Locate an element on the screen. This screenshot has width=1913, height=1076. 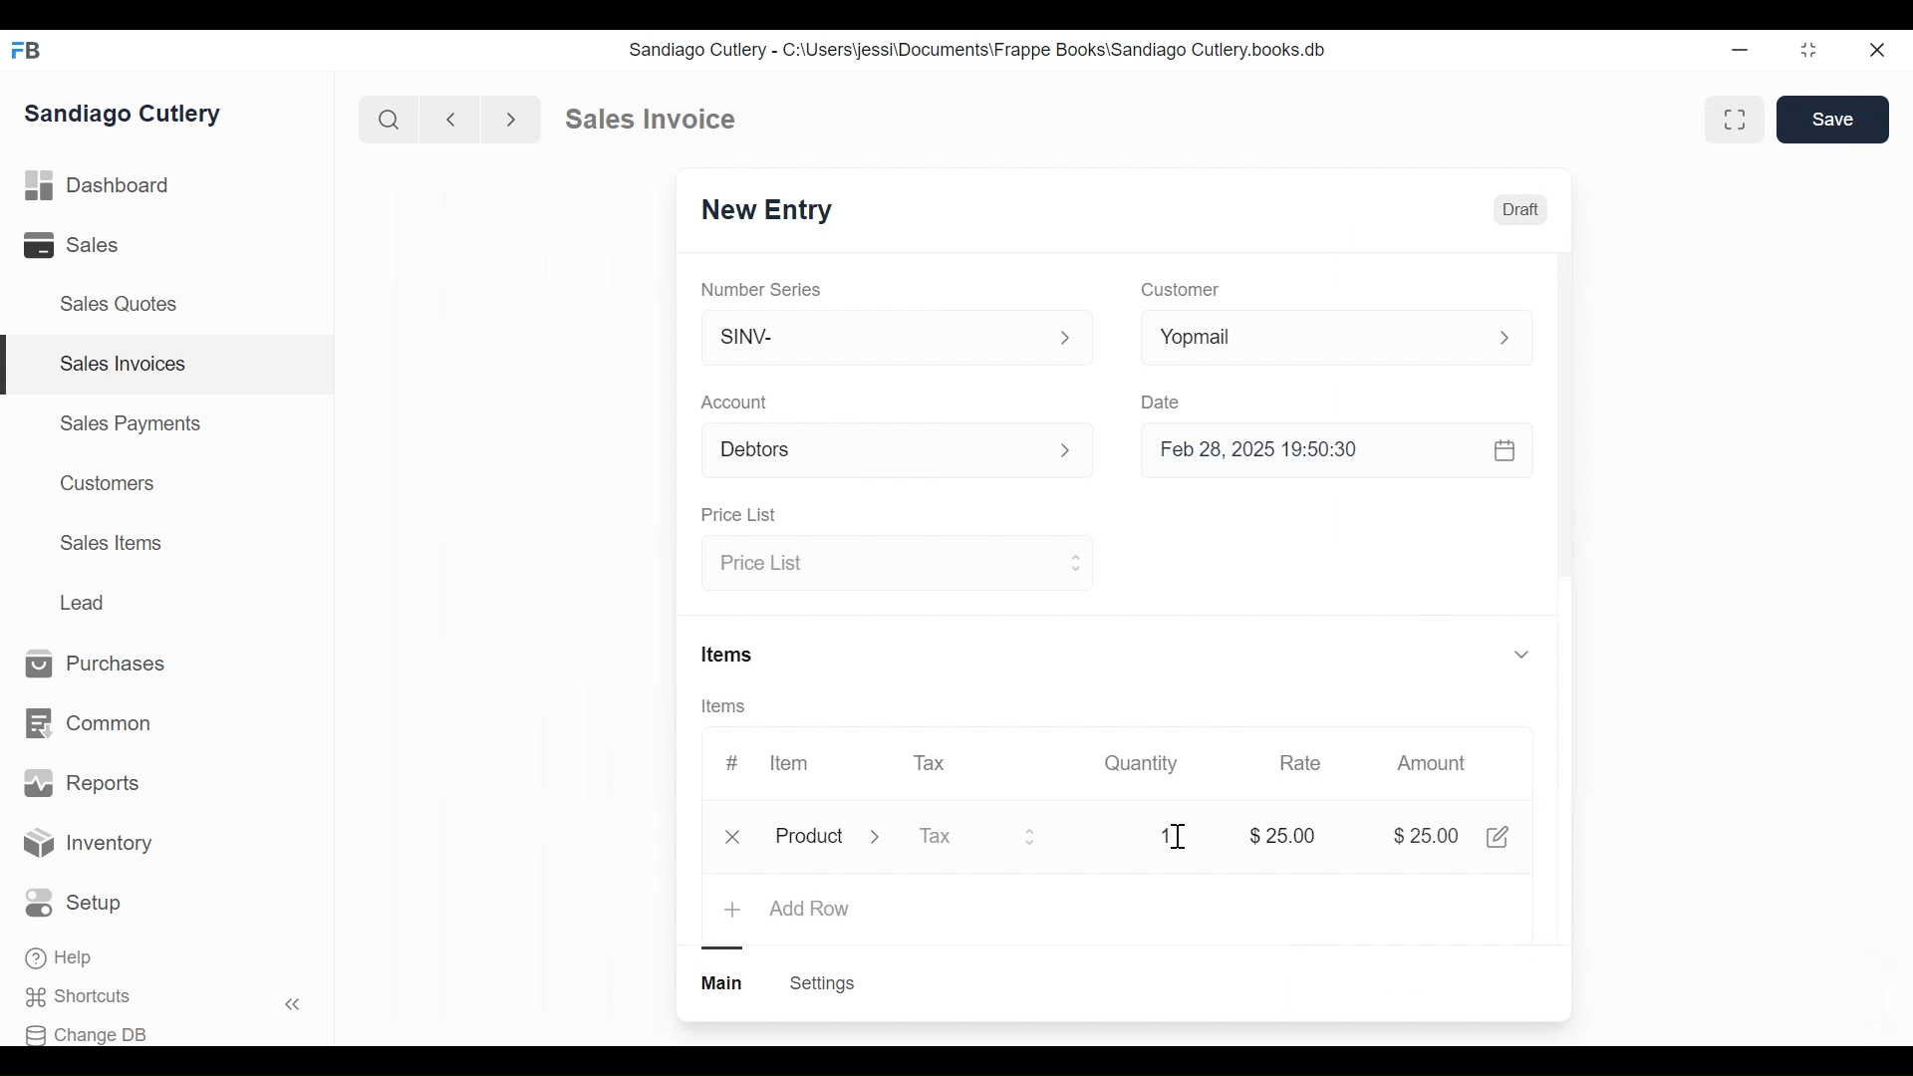
Customers is located at coordinates (103, 483).